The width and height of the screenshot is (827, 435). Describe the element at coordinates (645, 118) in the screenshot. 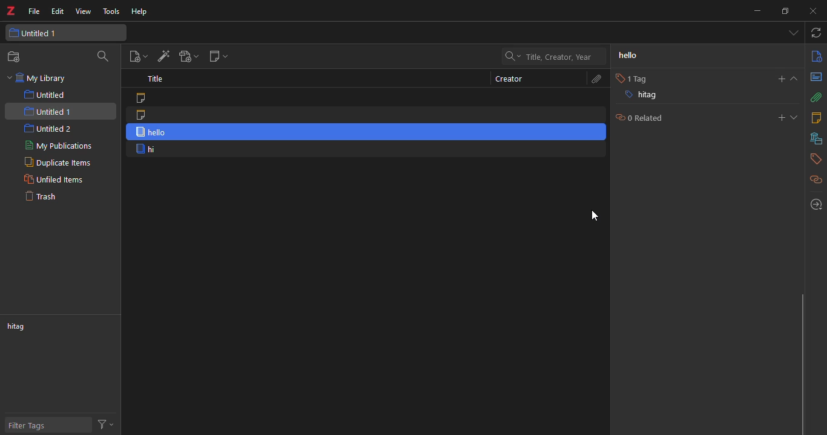

I see `0 related` at that location.